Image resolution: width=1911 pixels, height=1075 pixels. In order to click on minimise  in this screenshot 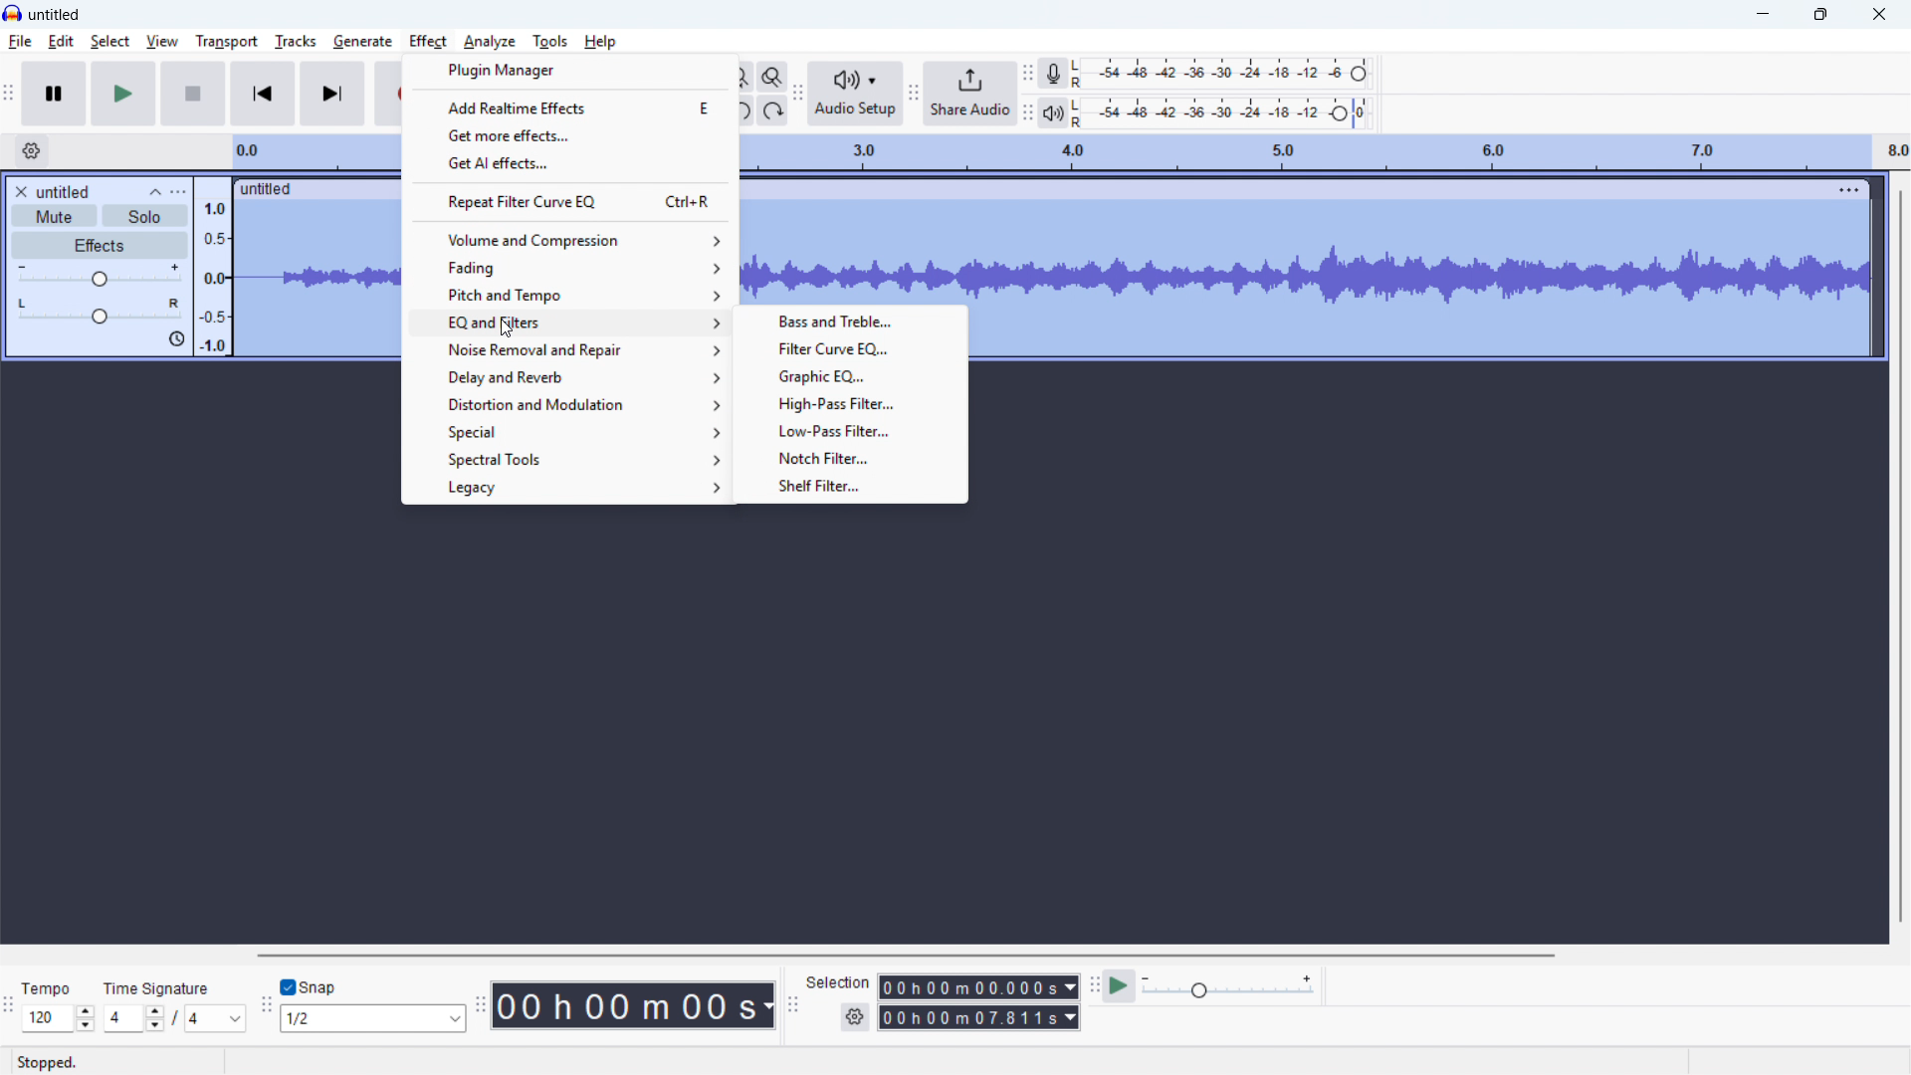, I will do `click(1760, 15)`.